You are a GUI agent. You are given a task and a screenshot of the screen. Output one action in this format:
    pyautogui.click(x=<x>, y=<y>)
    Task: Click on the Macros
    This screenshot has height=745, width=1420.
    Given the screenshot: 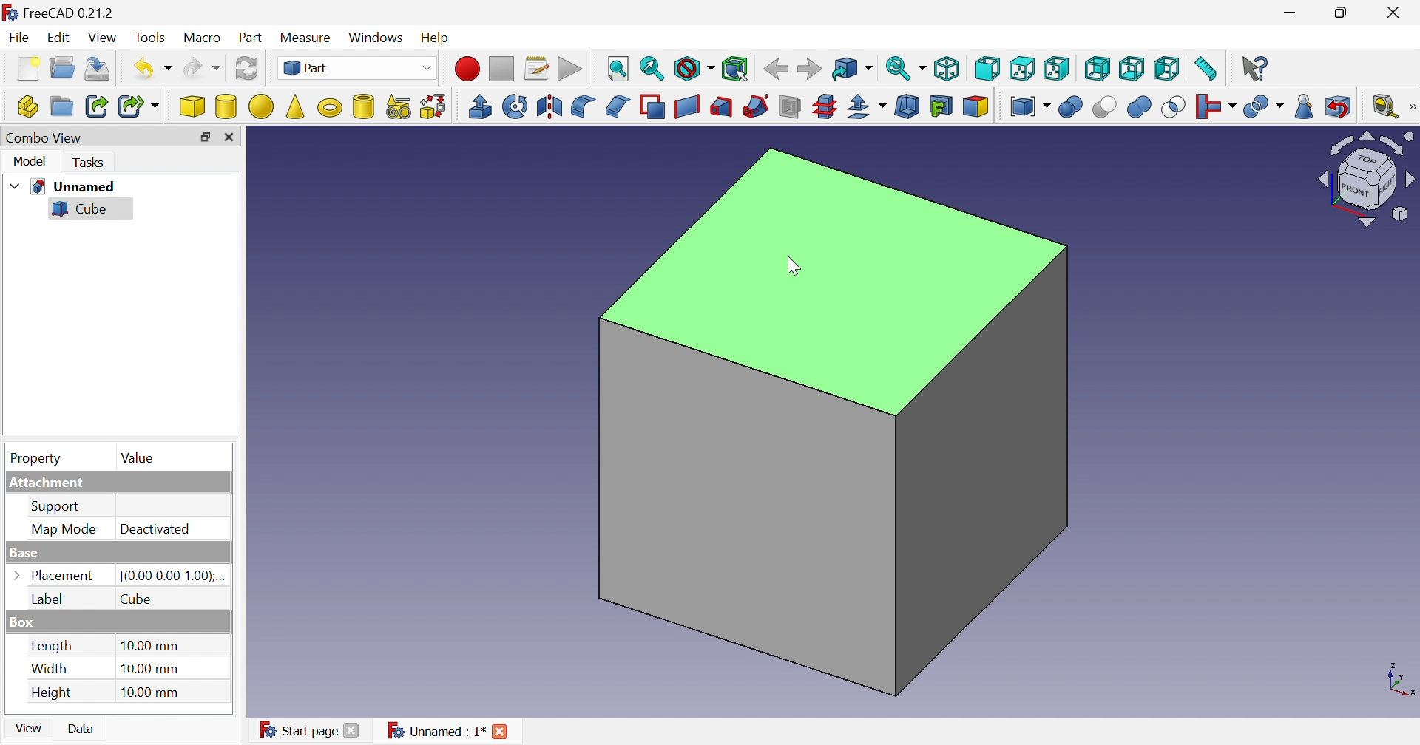 What is the action you would take?
    pyautogui.click(x=538, y=69)
    